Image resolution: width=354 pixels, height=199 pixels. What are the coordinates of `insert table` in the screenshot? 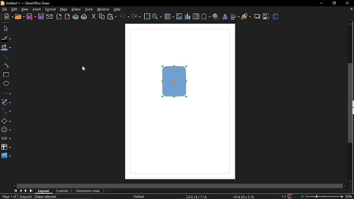 It's located at (169, 17).